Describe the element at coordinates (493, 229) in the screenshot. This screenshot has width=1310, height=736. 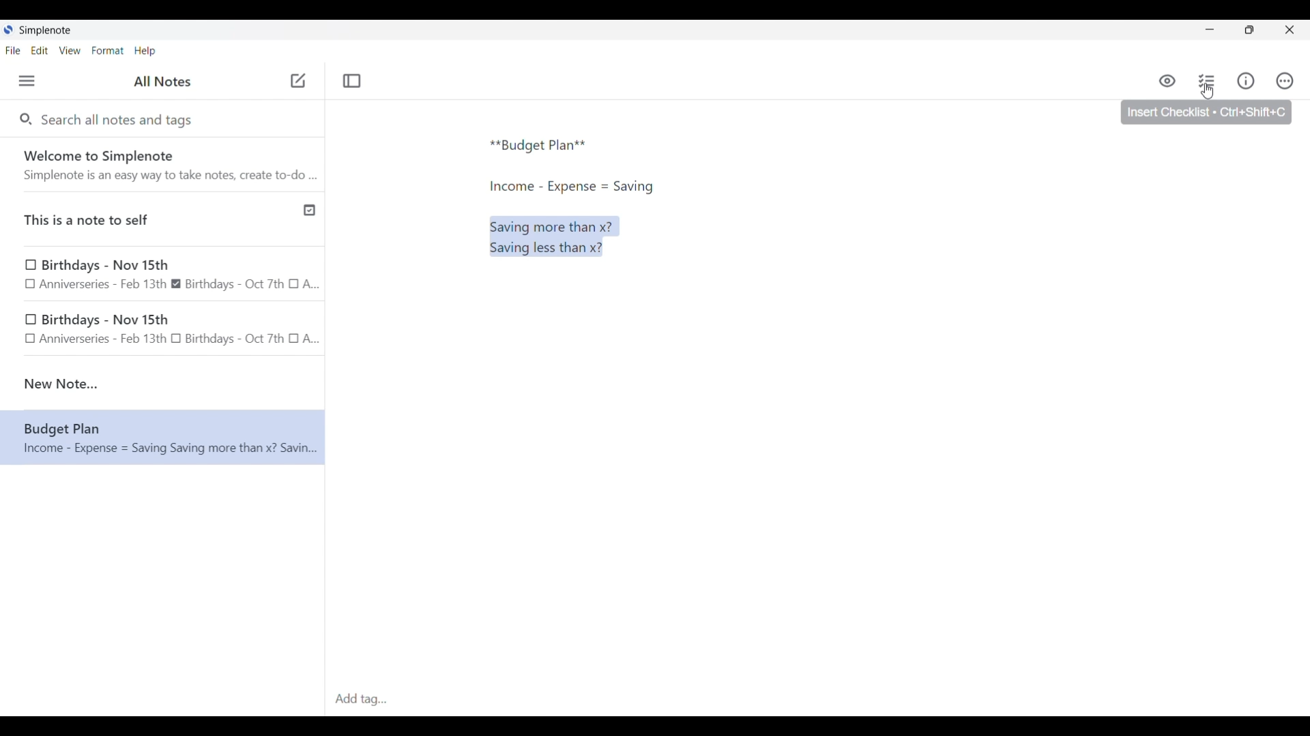
I see `Cursor unchanged after selecting text` at that location.